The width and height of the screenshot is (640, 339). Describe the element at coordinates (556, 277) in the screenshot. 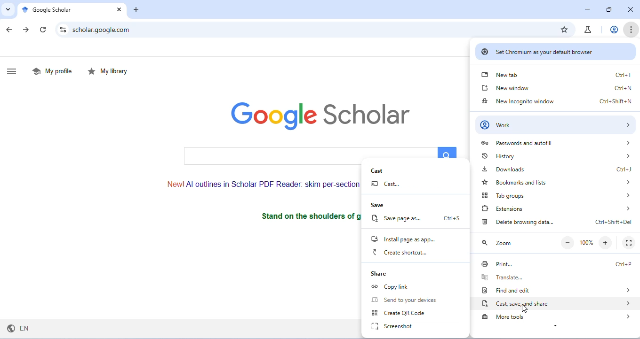

I see `translate` at that location.